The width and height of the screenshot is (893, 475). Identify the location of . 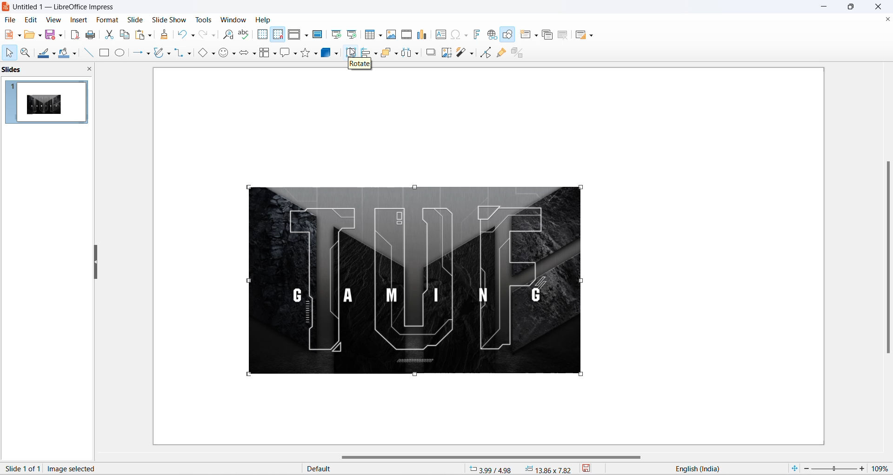
(12, 20).